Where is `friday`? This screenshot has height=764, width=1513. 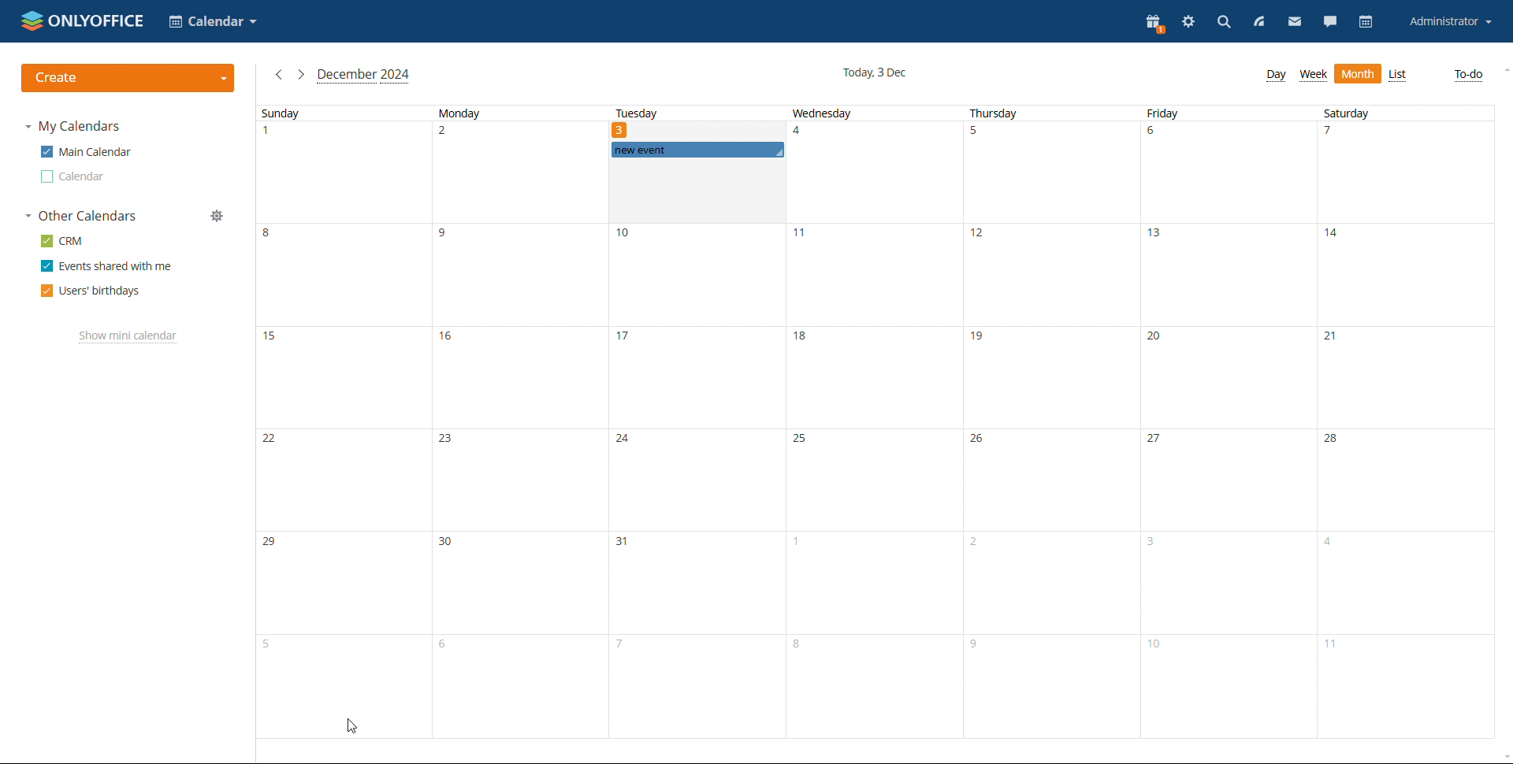 friday is located at coordinates (1222, 422).